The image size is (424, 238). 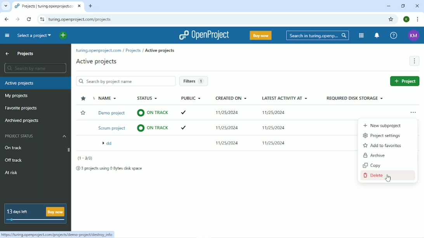 What do you see at coordinates (6, 6) in the screenshot?
I see `Search tabs` at bounding box center [6, 6].